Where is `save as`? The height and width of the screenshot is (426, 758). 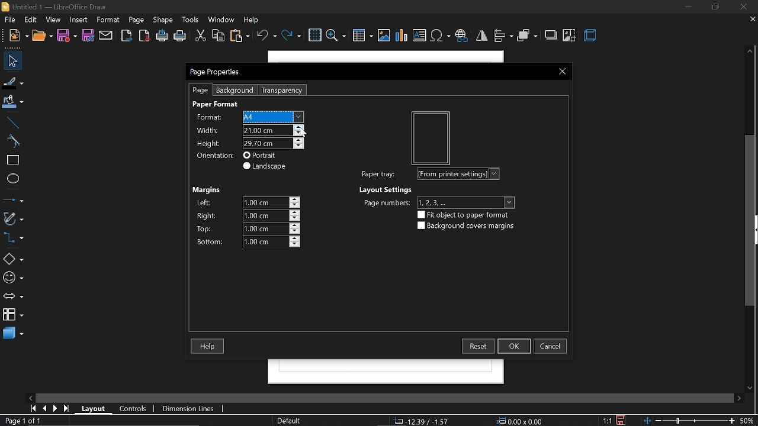 save as is located at coordinates (89, 35).